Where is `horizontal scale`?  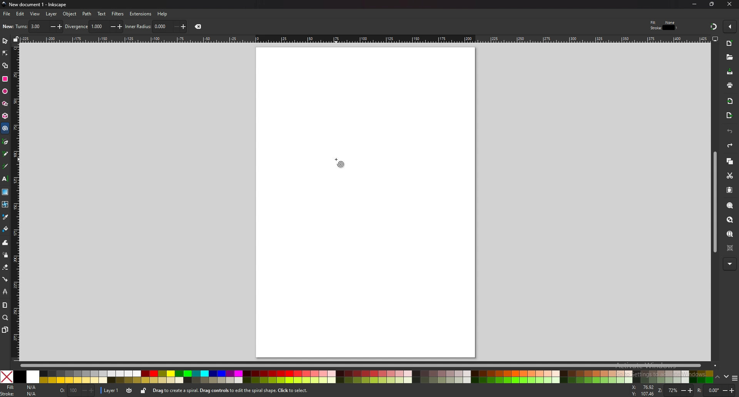
horizontal scale is located at coordinates (364, 38).